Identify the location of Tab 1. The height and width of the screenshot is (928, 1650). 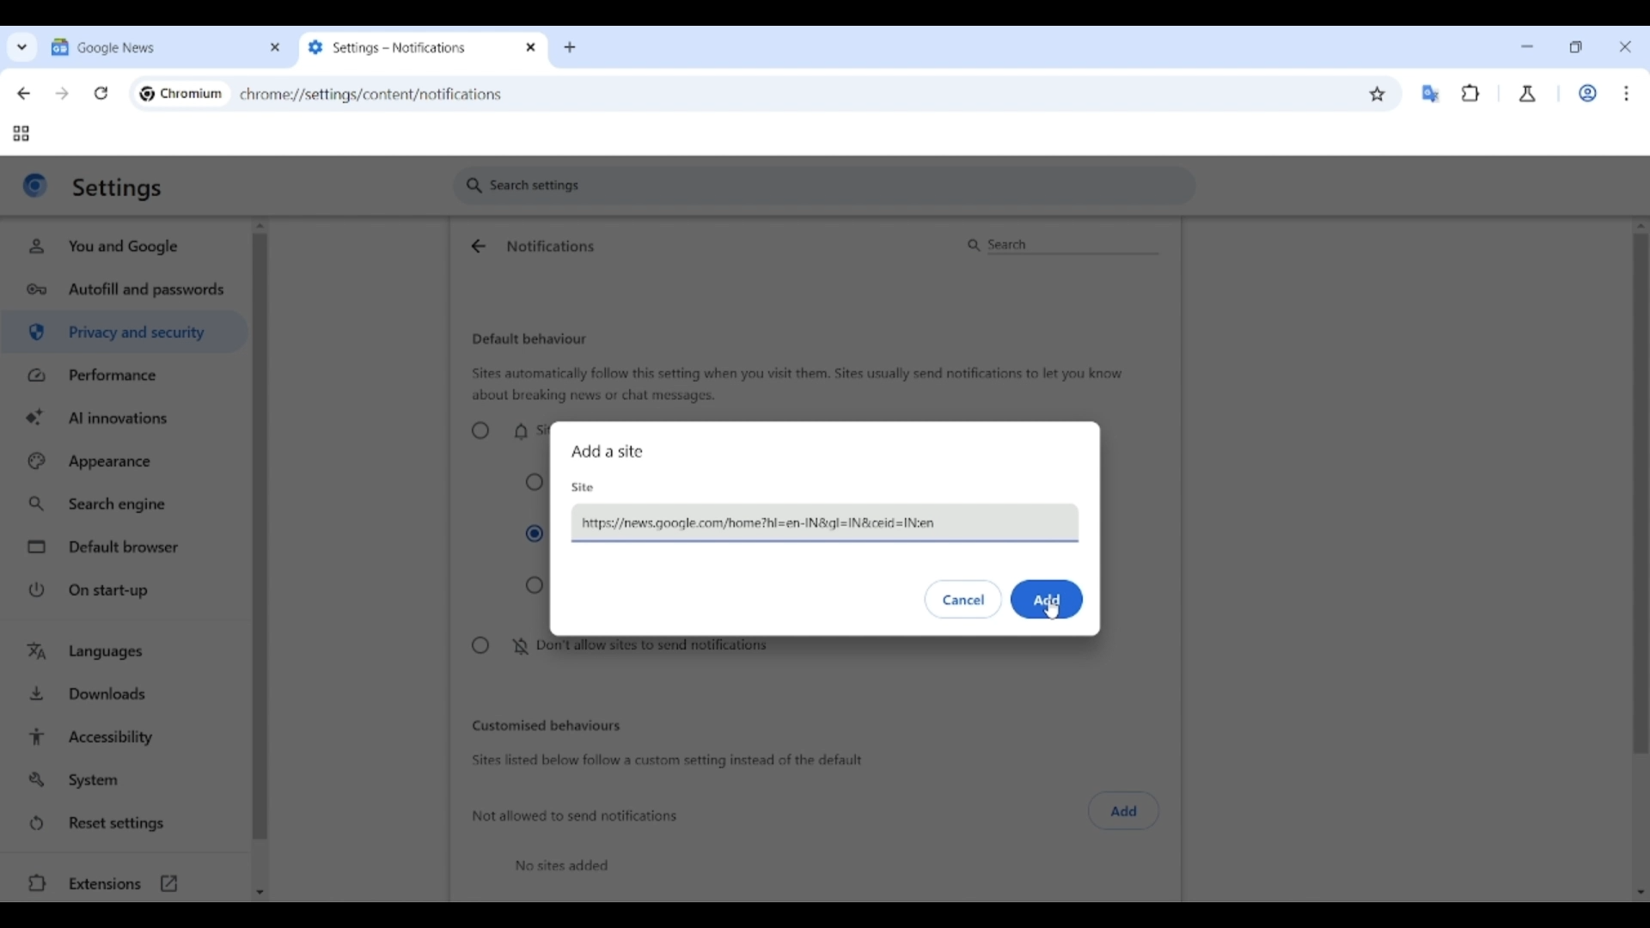
(153, 46).